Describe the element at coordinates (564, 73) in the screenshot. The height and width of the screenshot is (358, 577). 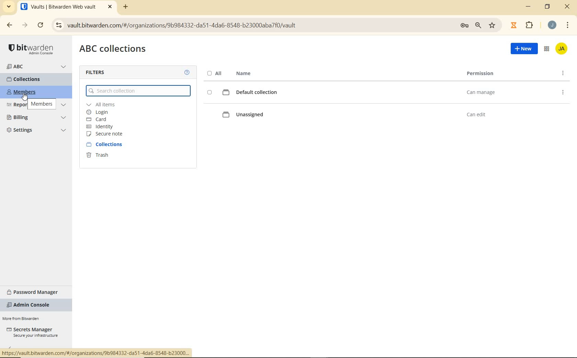
I see `OPTIONS` at that location.